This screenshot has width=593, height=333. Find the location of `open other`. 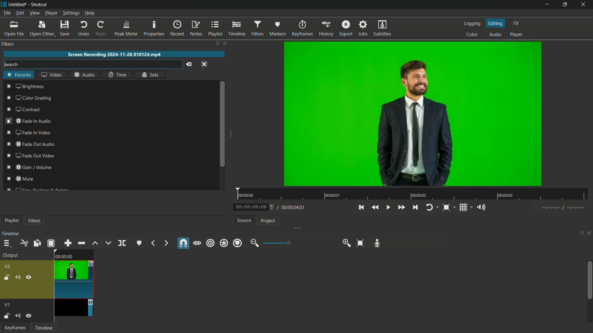

open other is located at coordinates (41, 28).